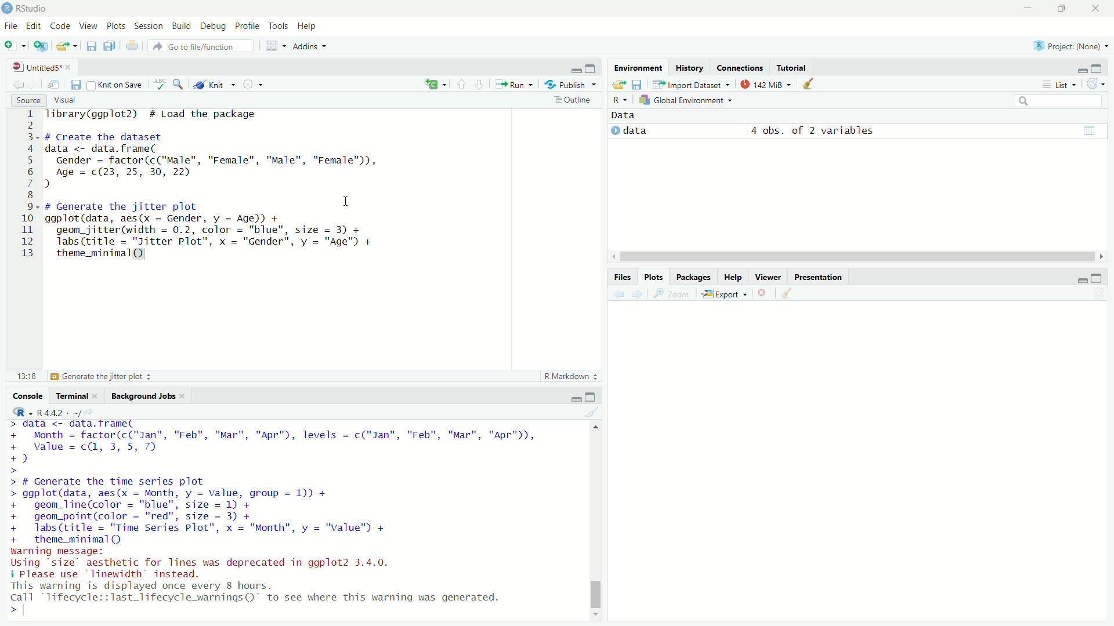 This screenshot has height=626, width=1114. What do you see at coordinates (196, 46) in the screenshot?
I see `go to file/function` at bounding box center [196, 46].